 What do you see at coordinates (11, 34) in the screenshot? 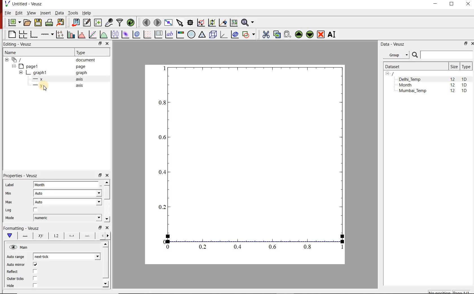
I see `blank page` at bounding box center [11, 34].